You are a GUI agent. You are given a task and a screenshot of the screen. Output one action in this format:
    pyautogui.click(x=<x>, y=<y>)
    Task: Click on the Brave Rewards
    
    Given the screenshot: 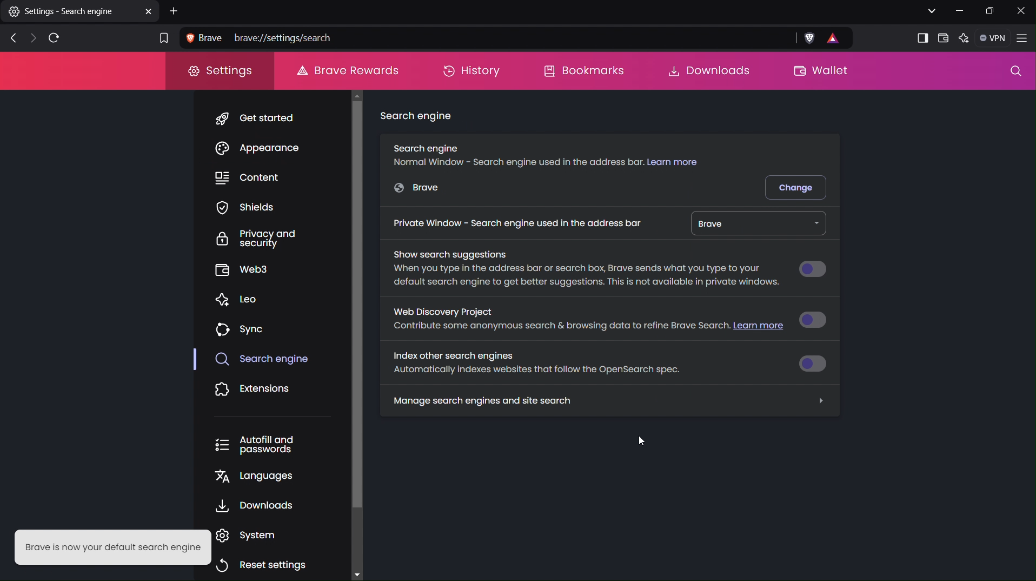 What is the action you would take?
    pyautogui.click(x=346, y=70)
    